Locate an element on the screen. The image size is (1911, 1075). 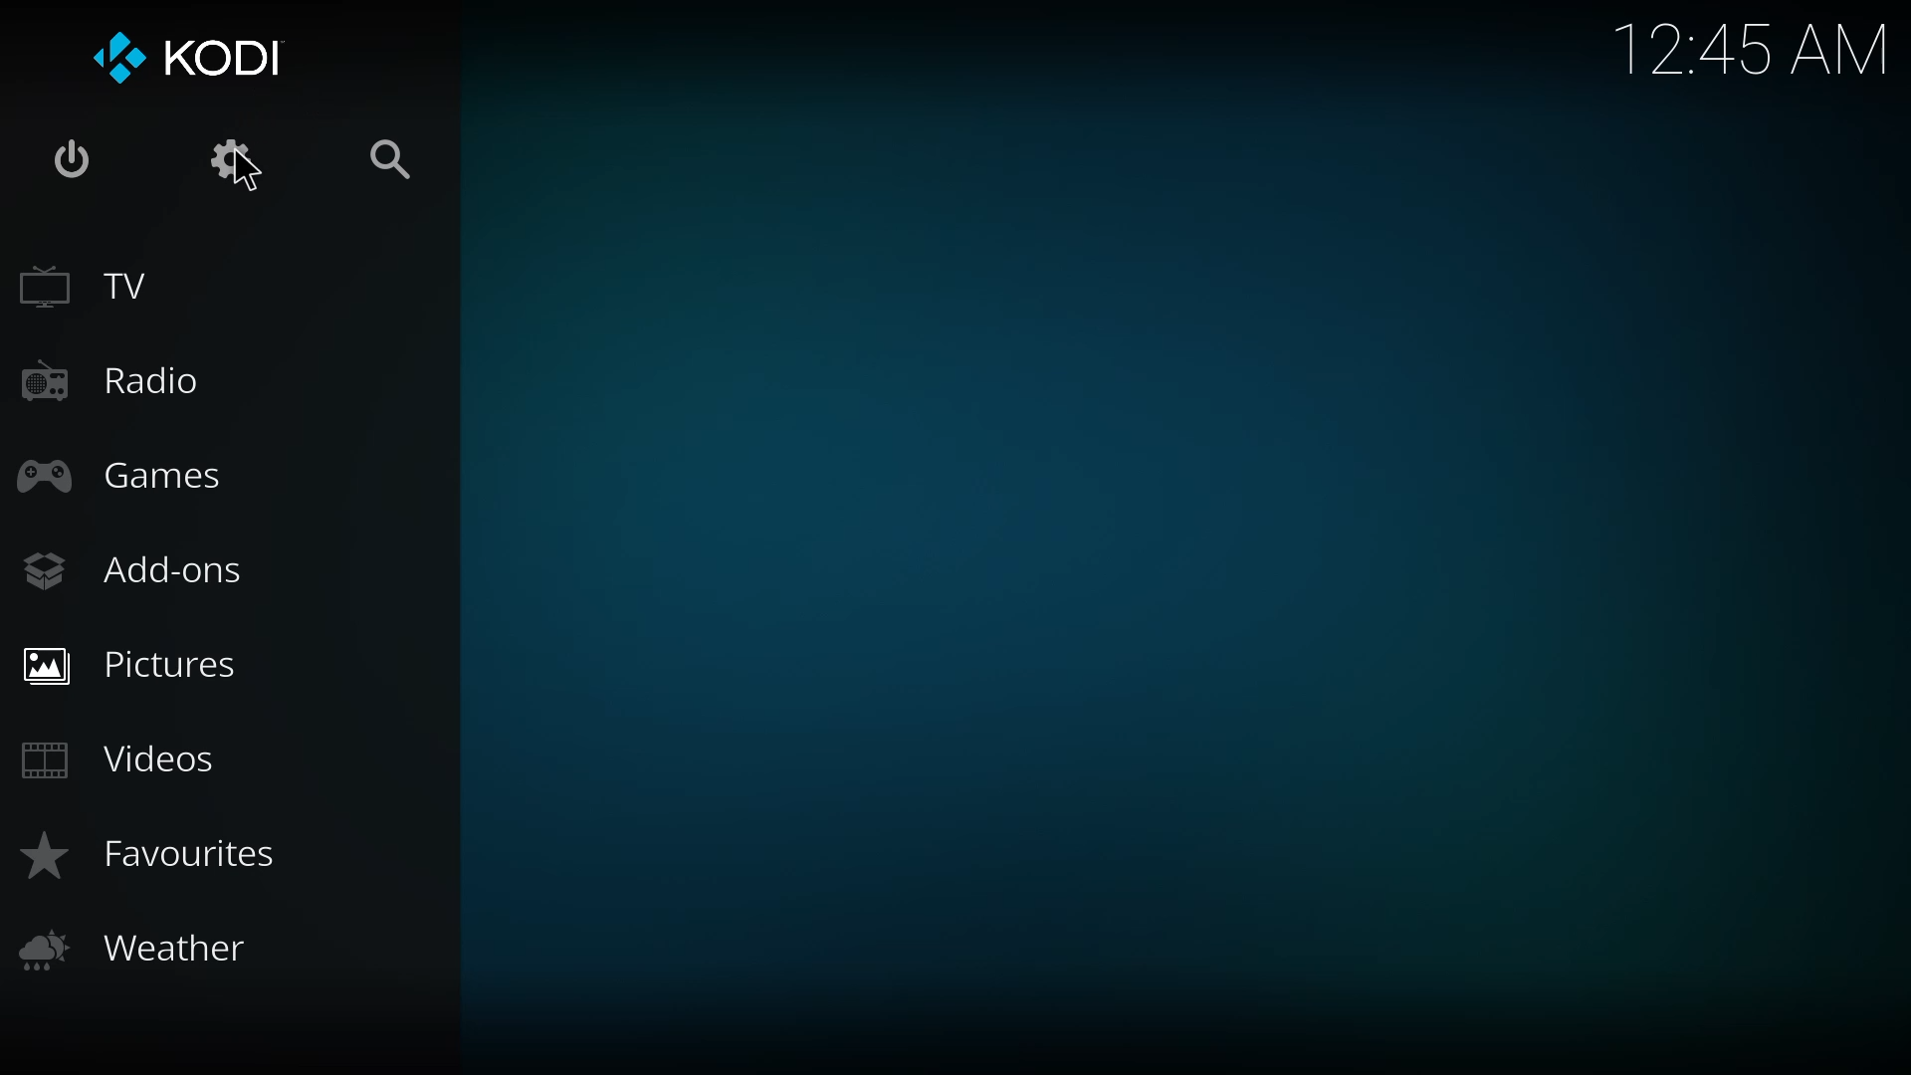
settings is located at coordinates (241, 160).